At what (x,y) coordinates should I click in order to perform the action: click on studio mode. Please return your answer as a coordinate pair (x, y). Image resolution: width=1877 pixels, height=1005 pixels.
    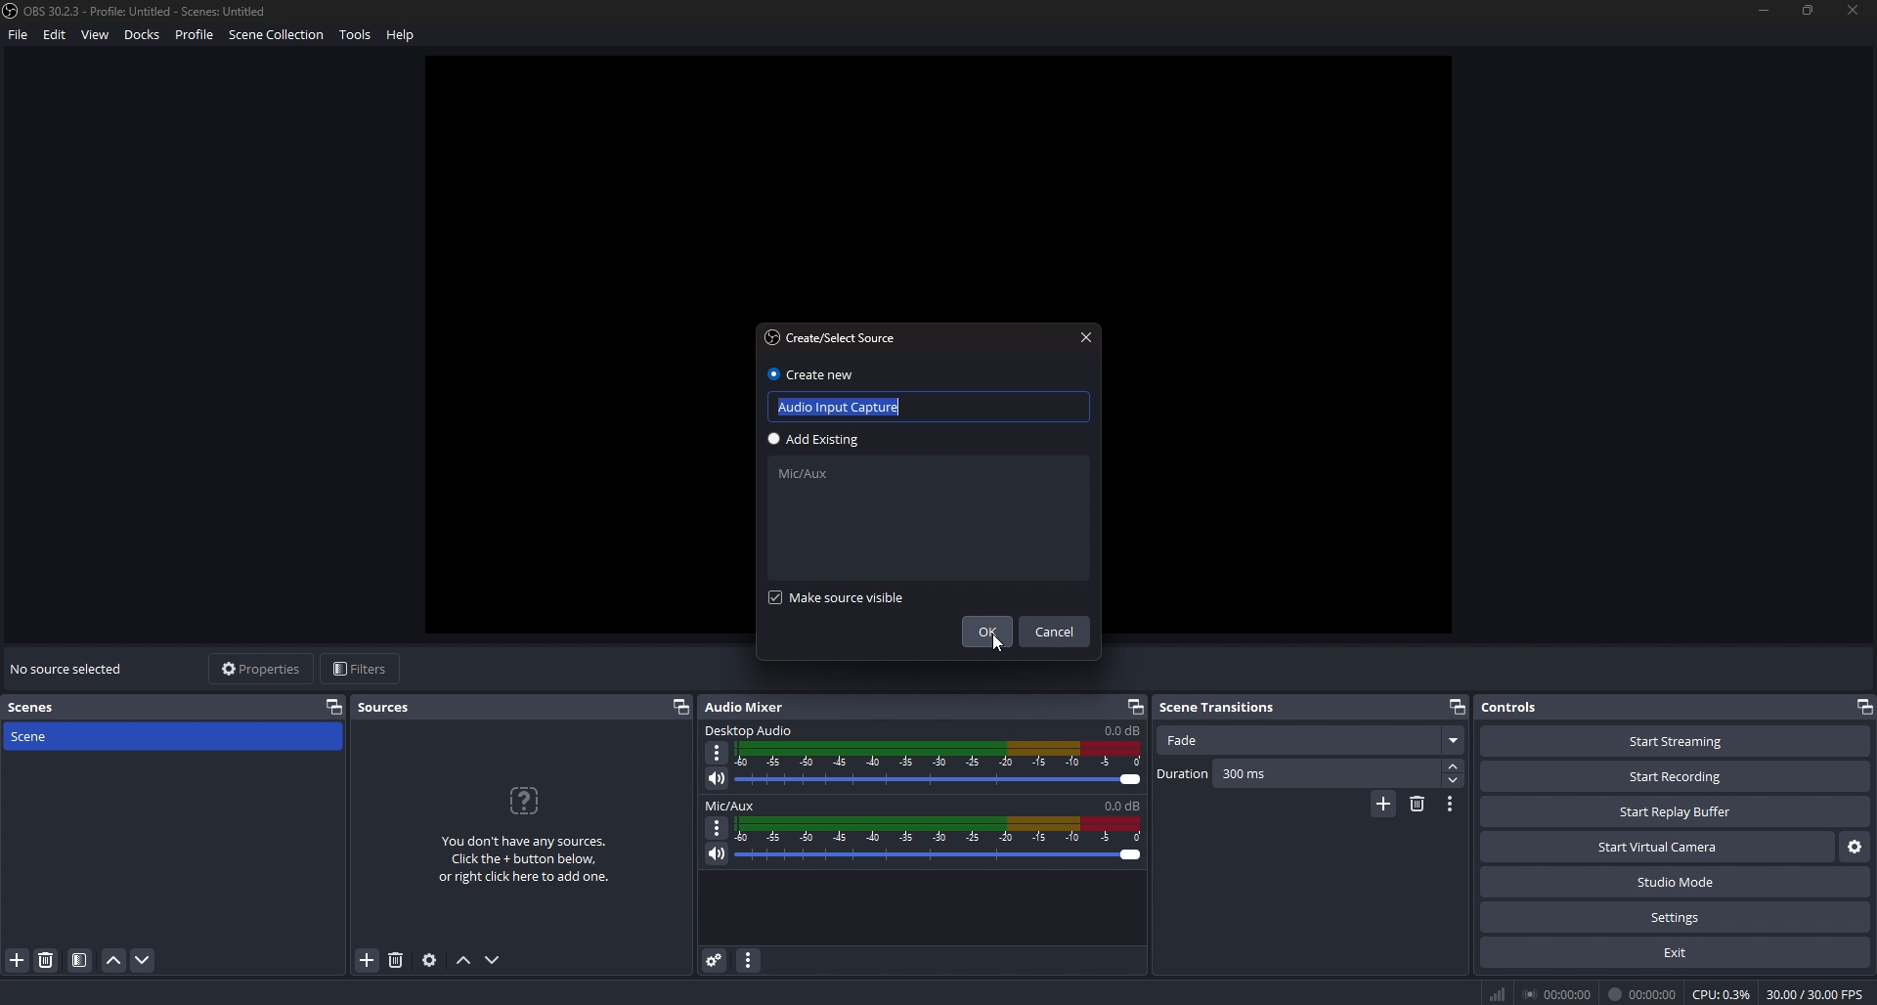
    Looking at the image, I should click on (1676, 883).